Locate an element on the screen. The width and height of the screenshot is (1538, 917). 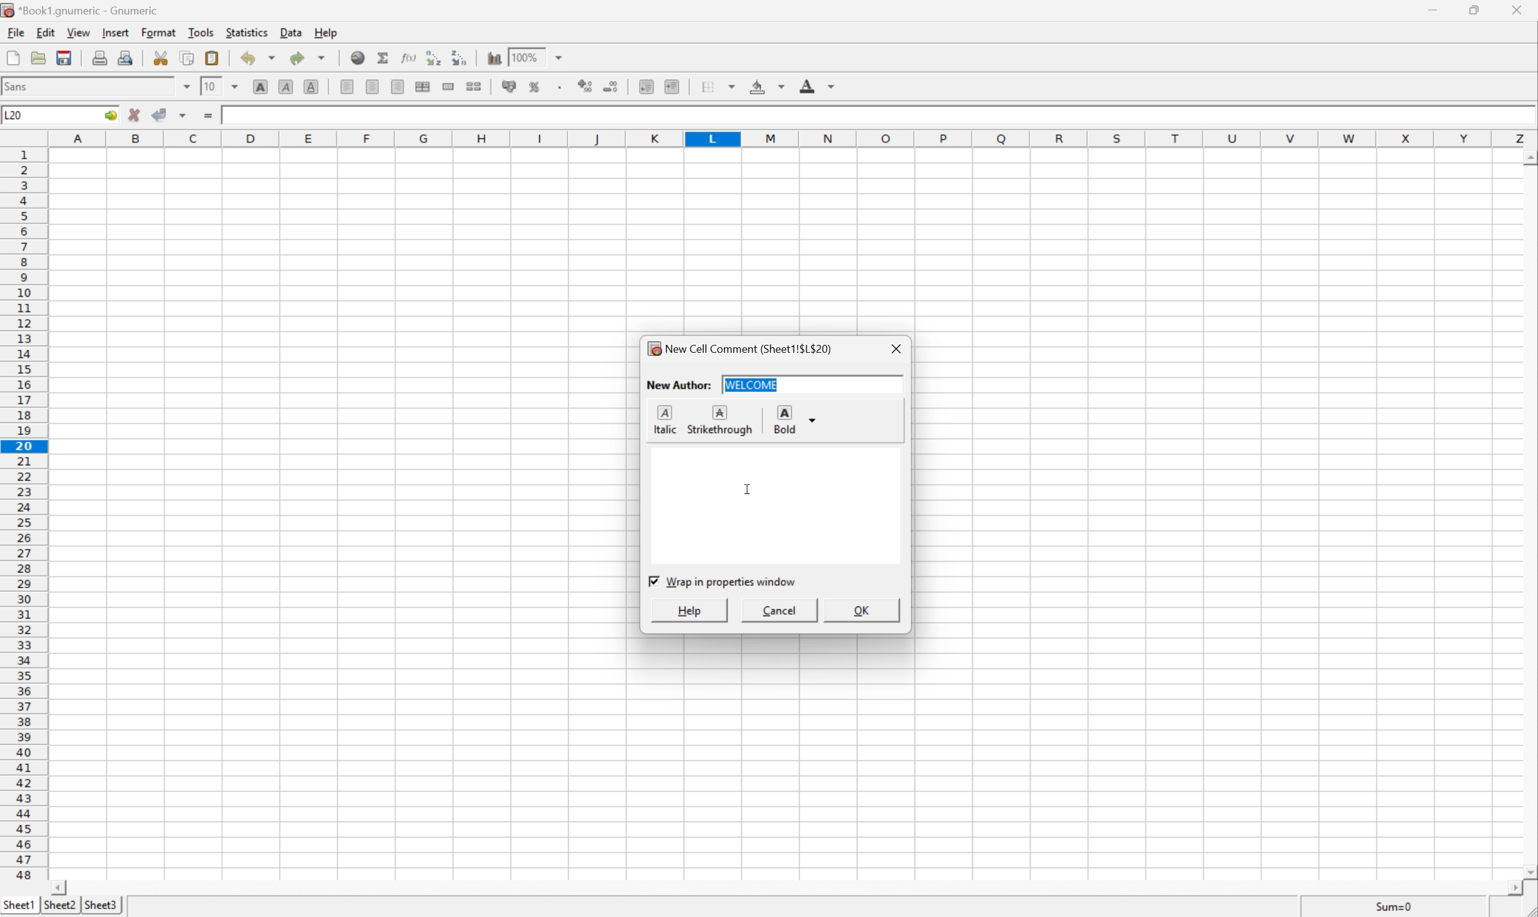
Sum in current cell is located at coordinates (384, 57).